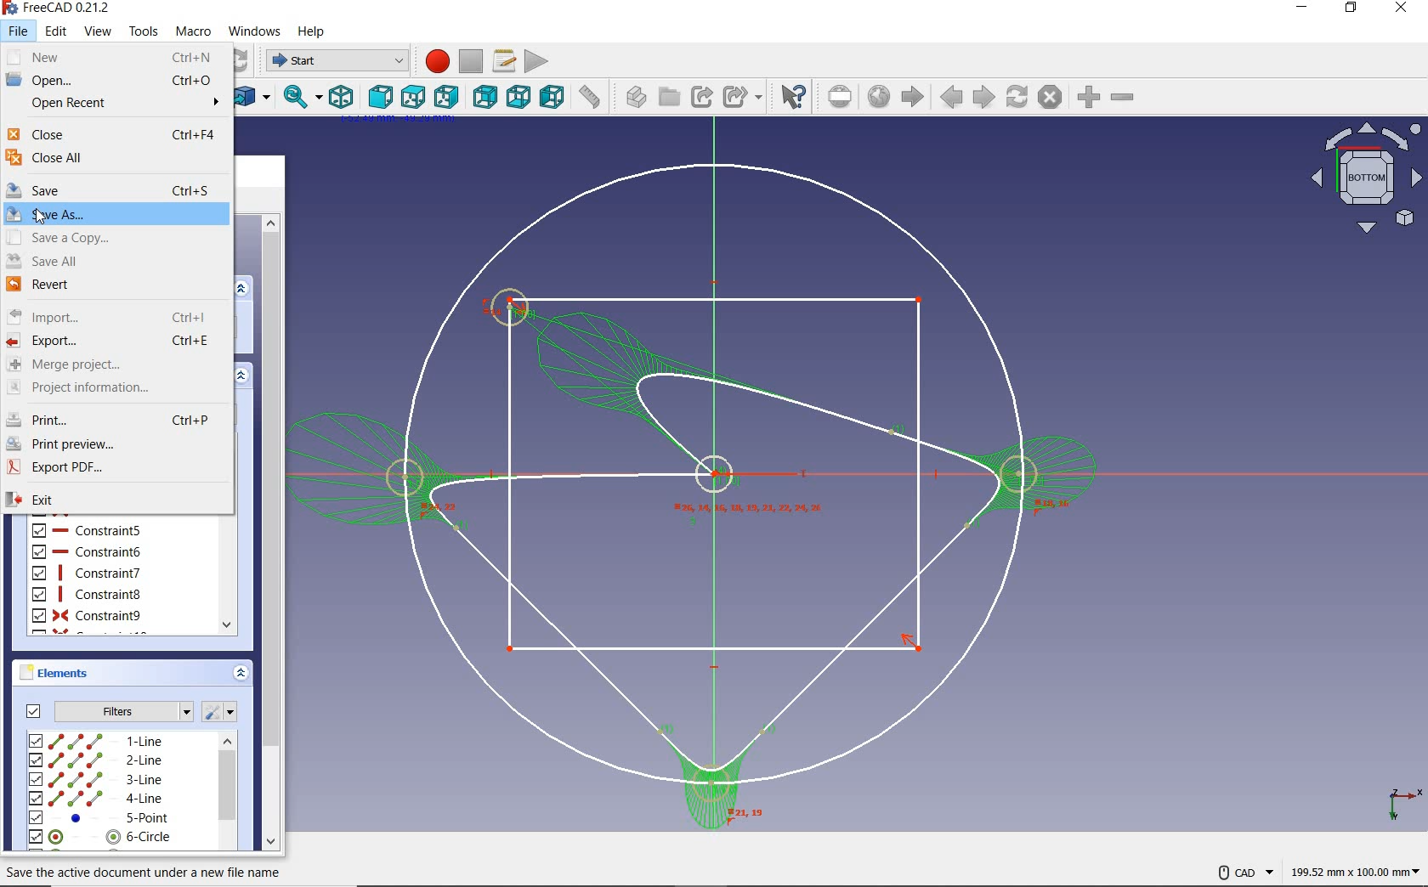 The width and height of the screenshot is (1428, 887). I want to click on constraint9, so click(88, 616).